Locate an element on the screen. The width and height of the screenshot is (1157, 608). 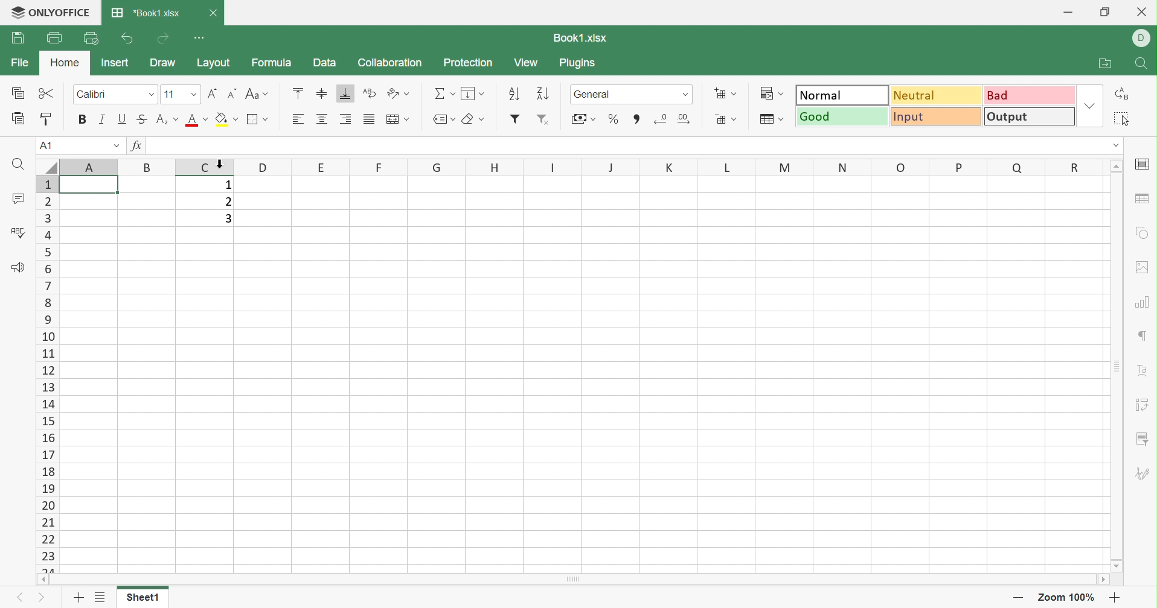
Drop Down is located at coordinates (234, 118).